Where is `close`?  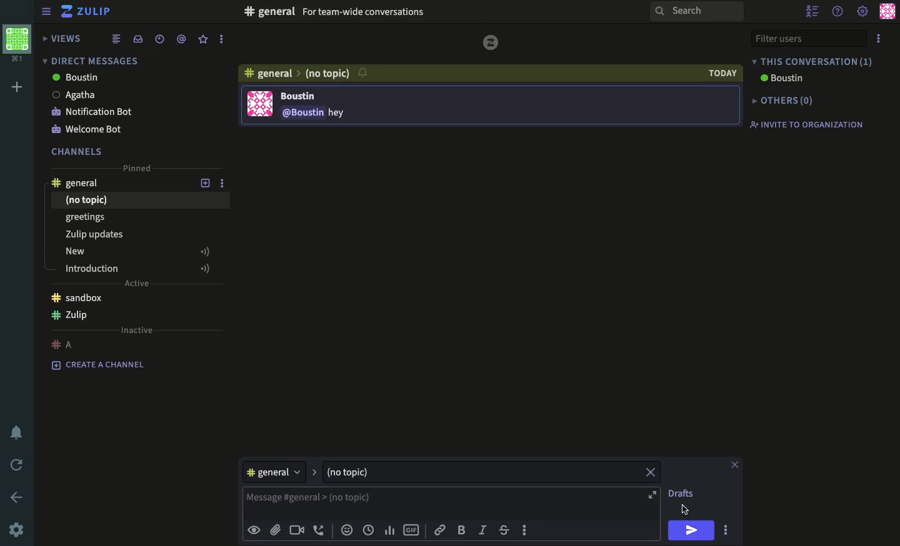 close is located at coordinates (651, 472).